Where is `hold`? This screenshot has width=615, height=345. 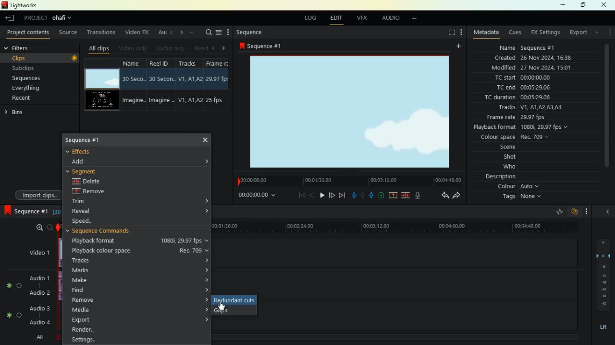
hold is located at coordinates (363, 195).